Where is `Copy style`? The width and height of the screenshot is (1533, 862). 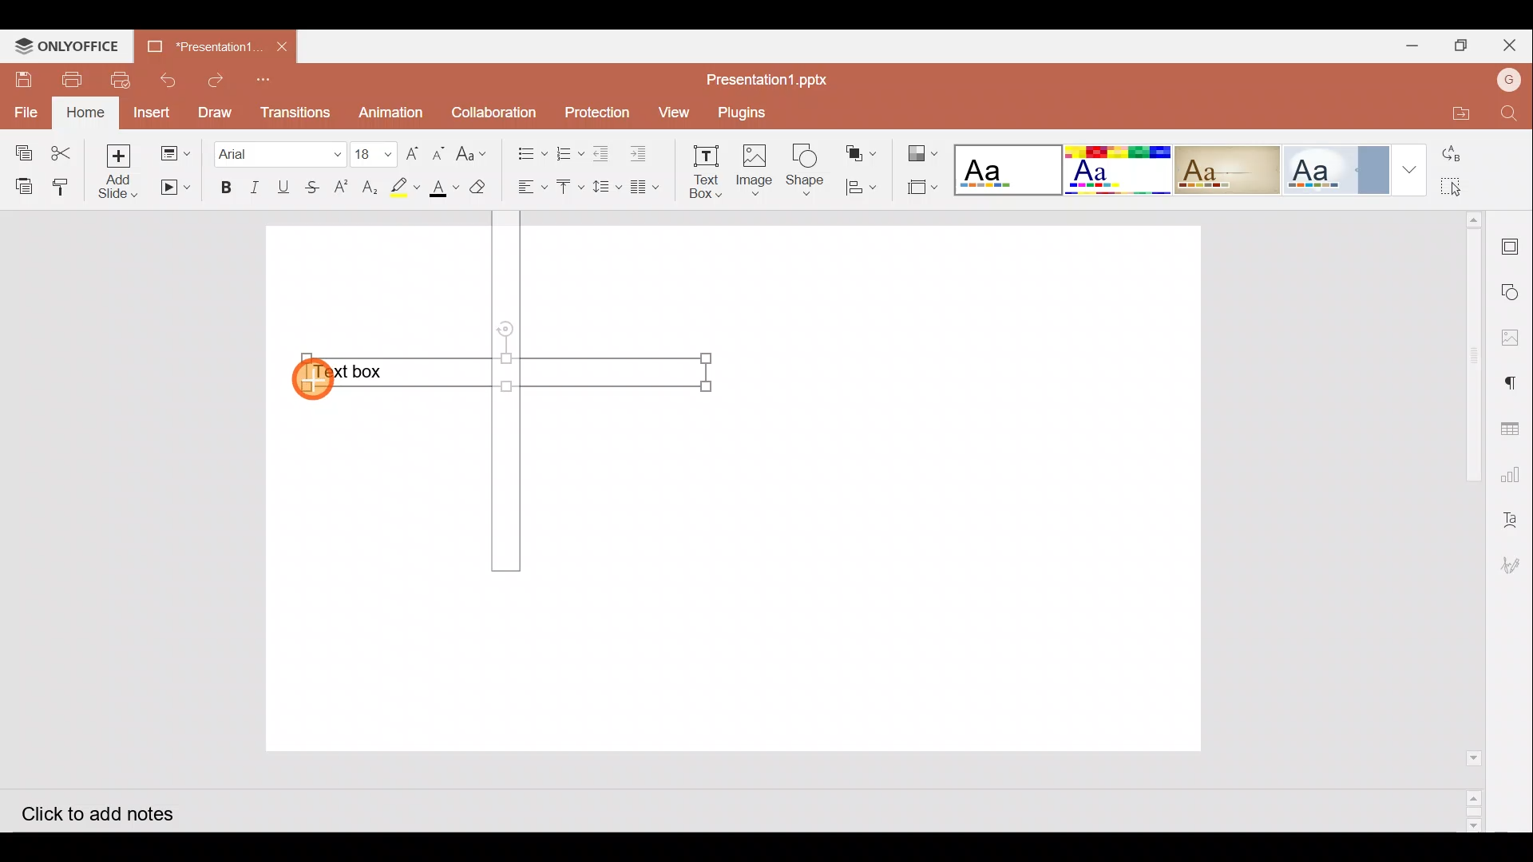
Copy style is located at coordinates (66, 183).